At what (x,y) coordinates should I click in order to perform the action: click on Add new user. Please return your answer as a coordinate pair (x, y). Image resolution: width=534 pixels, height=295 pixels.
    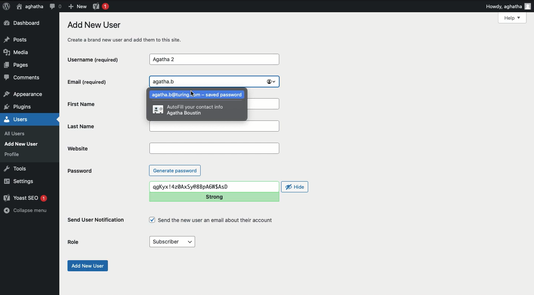
    Looking at the image, I should click on (87, 266).